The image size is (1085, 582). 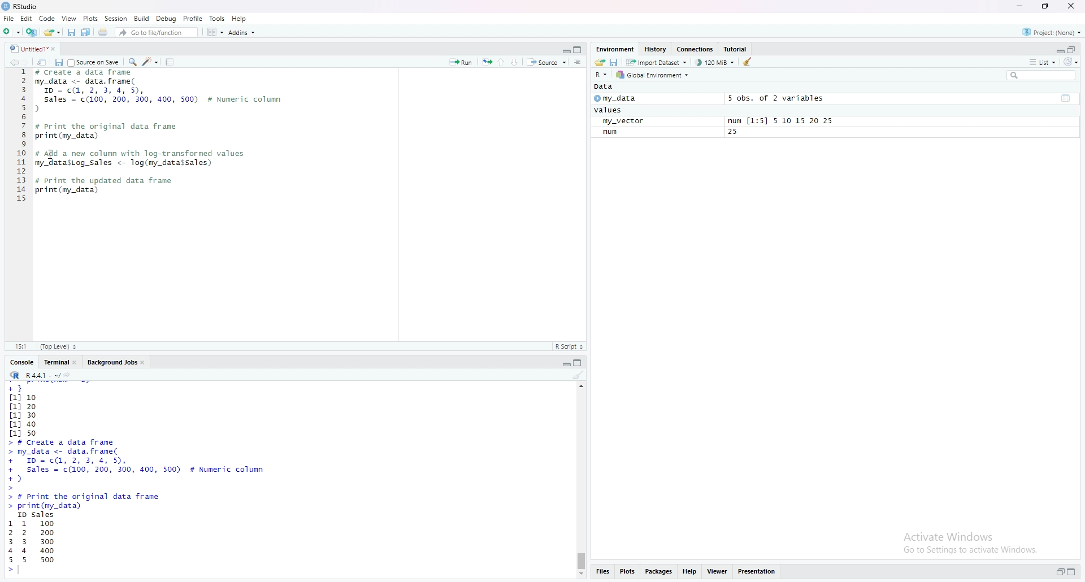 I want to click on minimize, so click(x=563, y=363).